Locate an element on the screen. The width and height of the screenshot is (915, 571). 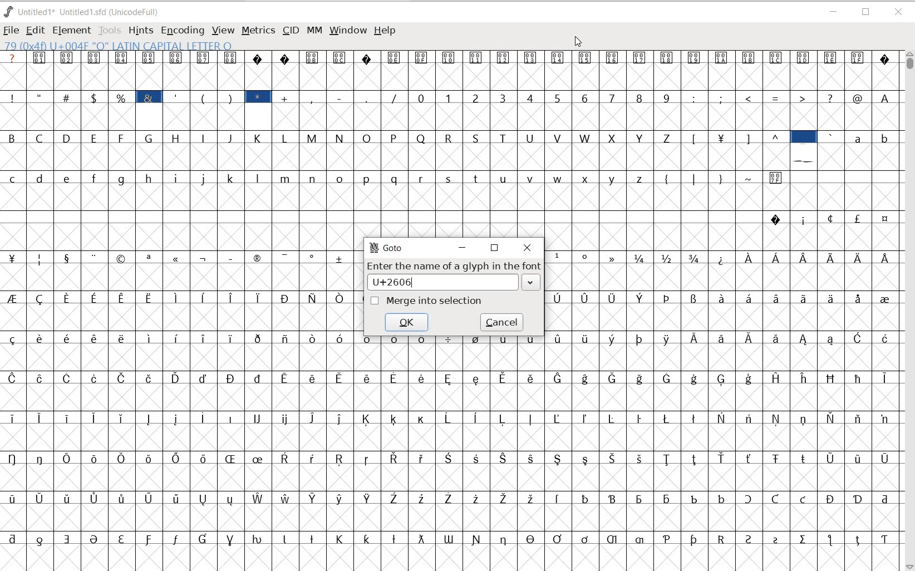
merge into selection is located at coordinates (427, 300).